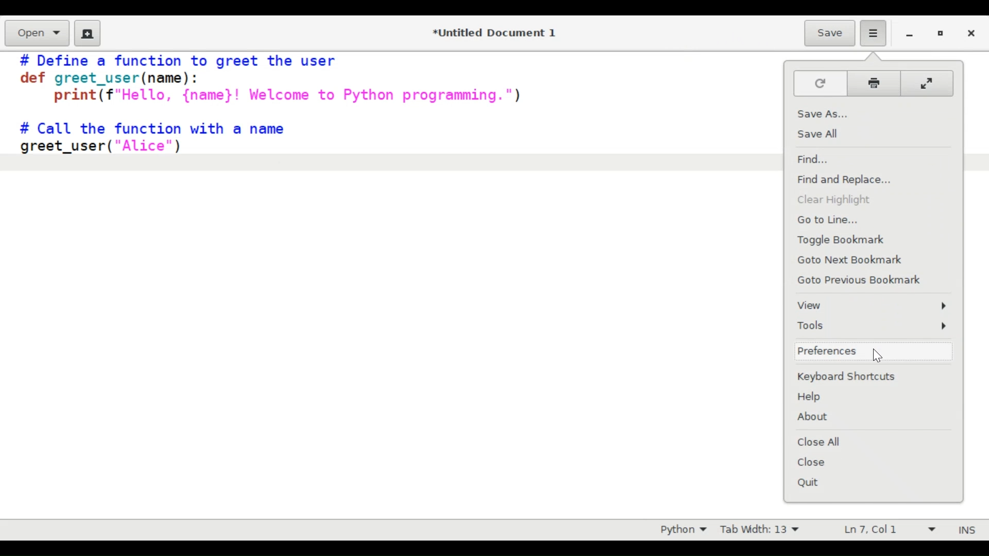 The width and height of the screenshot is (989, 556). Describe the element at coordinates (869, 529) in the screenshot. I see `Cursor Position` at that location.